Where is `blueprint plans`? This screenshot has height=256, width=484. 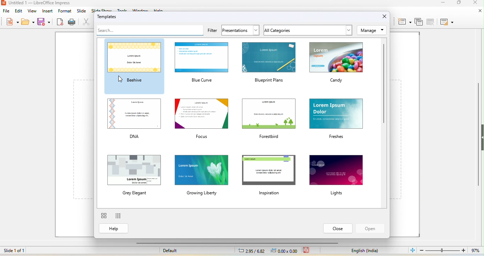 blueprint plans is located at coordinates (269, 63).